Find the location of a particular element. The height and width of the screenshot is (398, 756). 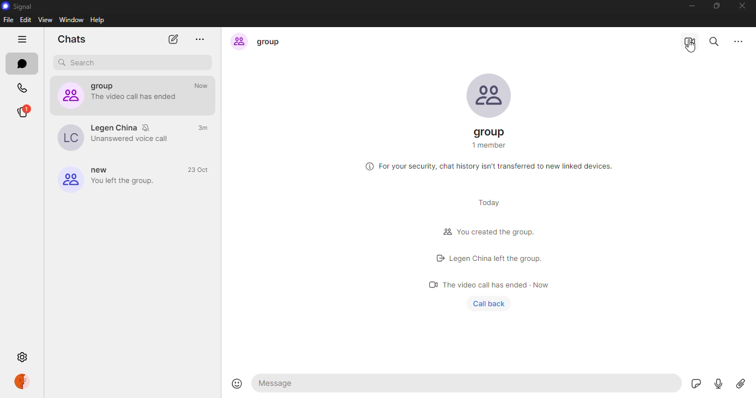

record is located at coordinates (717, 384).